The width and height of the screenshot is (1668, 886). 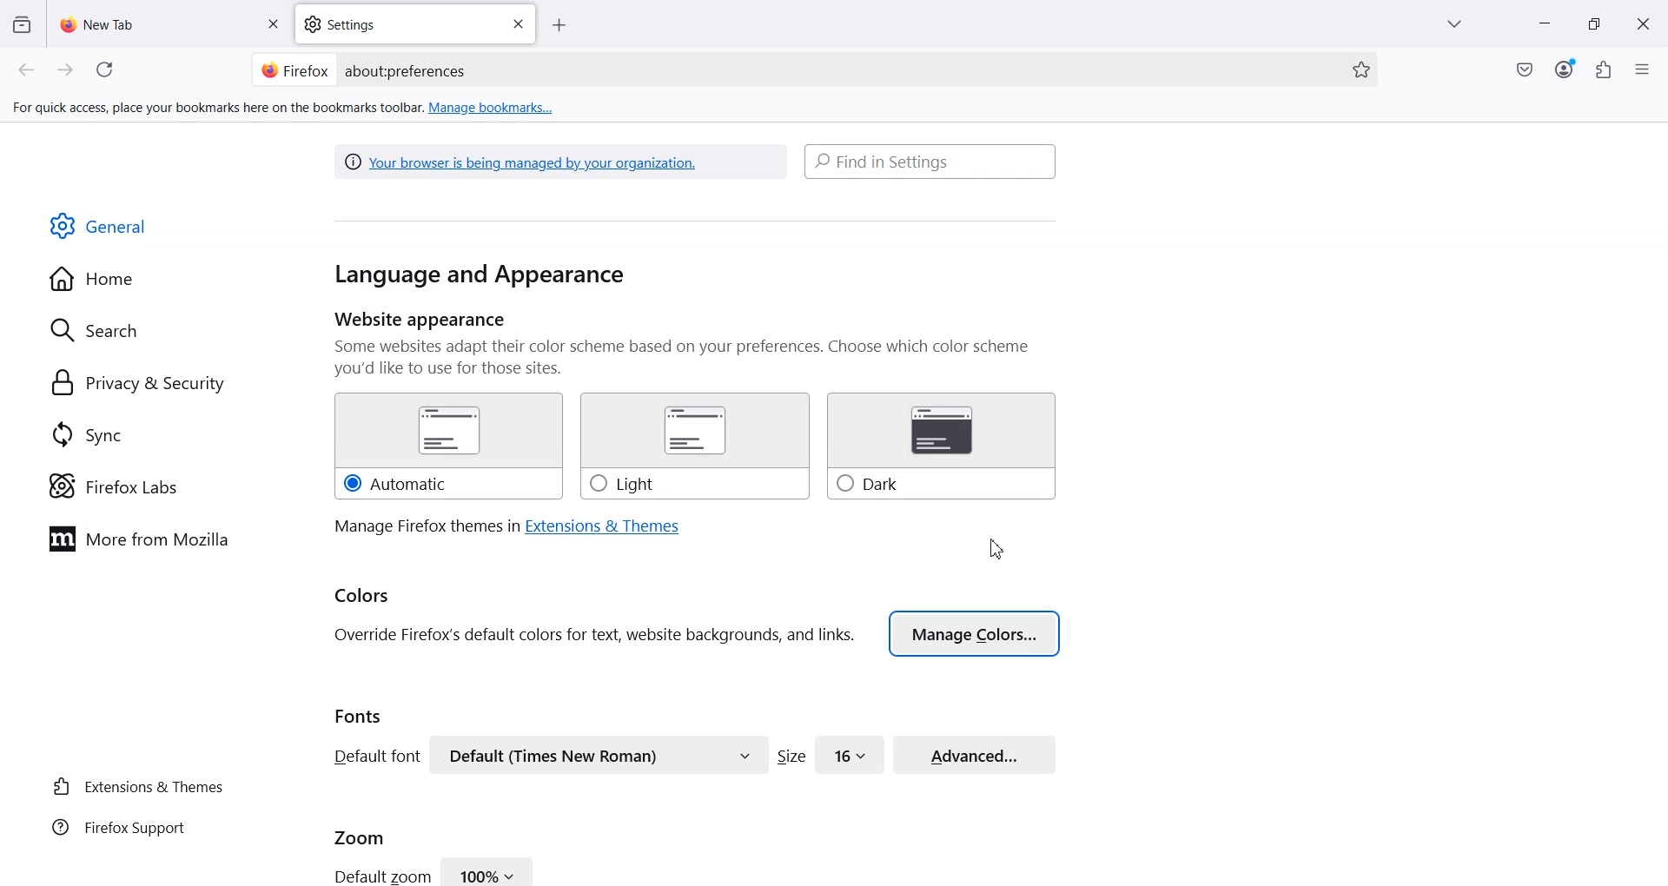 I want to click on Close, so click(x=518, y=24).